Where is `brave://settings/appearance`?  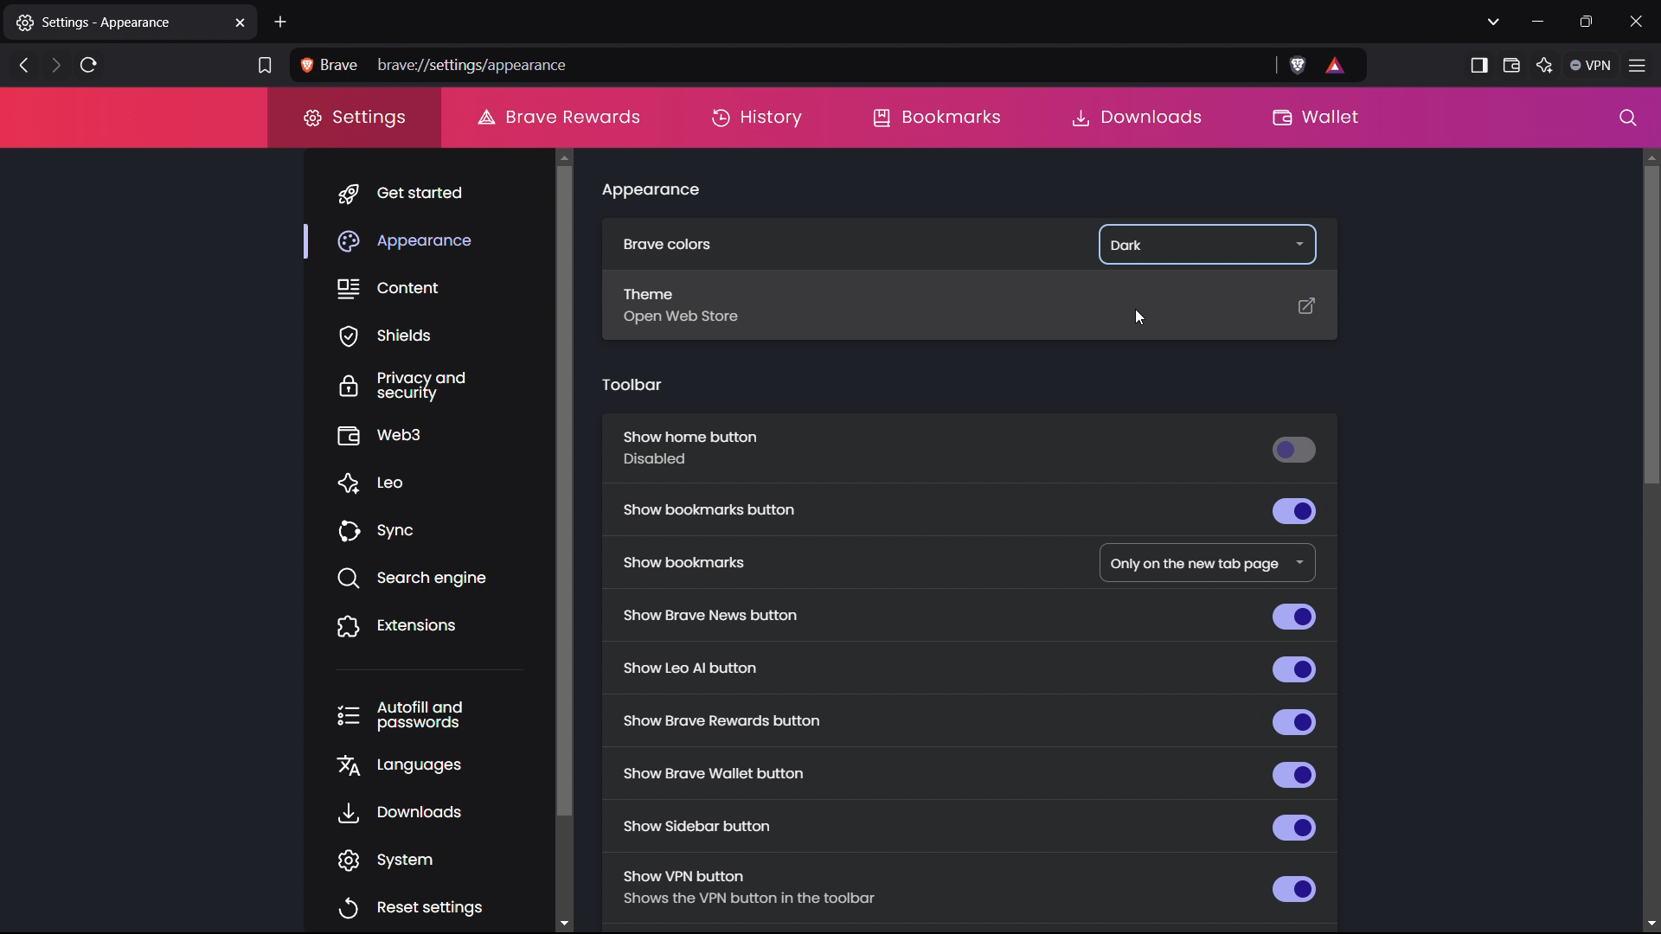
brave://settings/appearance is located at coordinates (809, 65).